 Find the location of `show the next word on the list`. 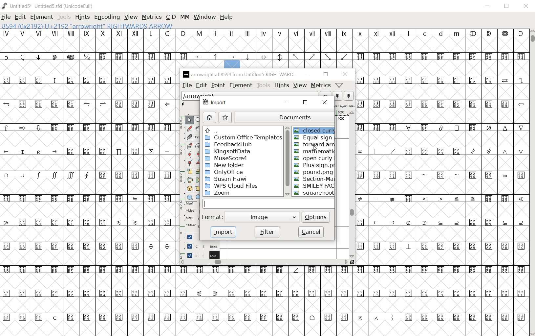

show the next word on the list is located at coordinates (337, 96).